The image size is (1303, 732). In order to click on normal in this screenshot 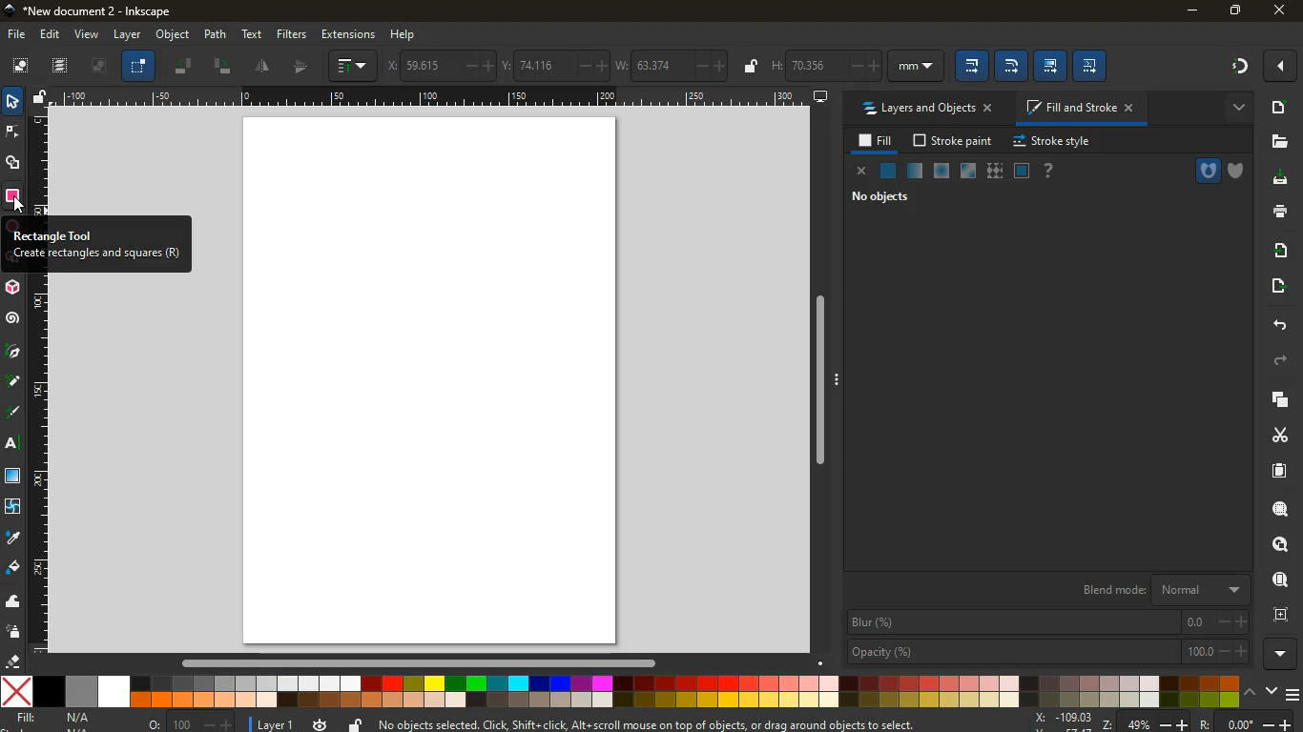, I will do `click(887, 171)`.